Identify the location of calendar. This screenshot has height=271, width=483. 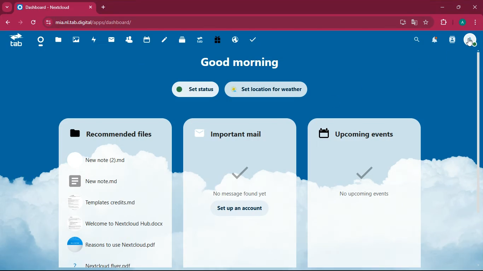
(148, 42).